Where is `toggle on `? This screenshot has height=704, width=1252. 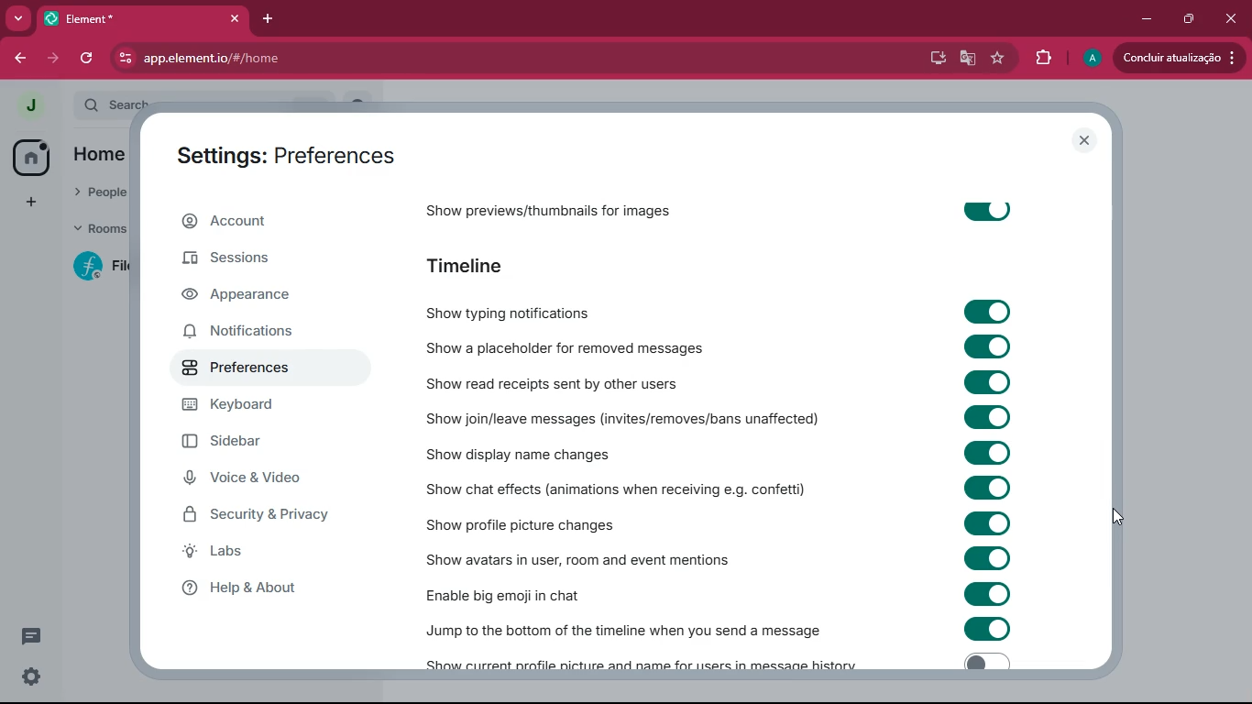 toggle on  is located at coordinates (993, 313).